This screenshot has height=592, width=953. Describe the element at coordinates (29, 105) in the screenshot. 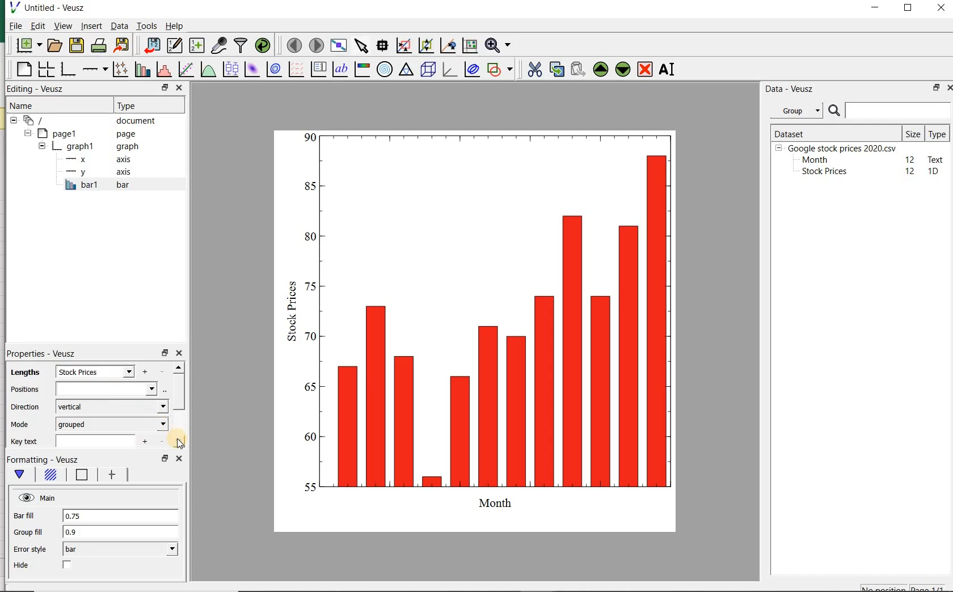

I see `Name` at that location.